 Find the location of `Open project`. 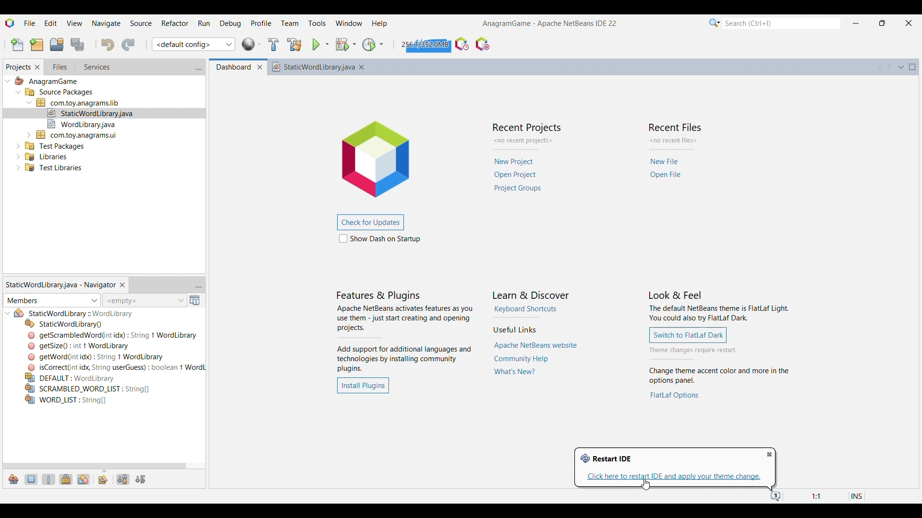

Open project is located at coordinates (57, 44).